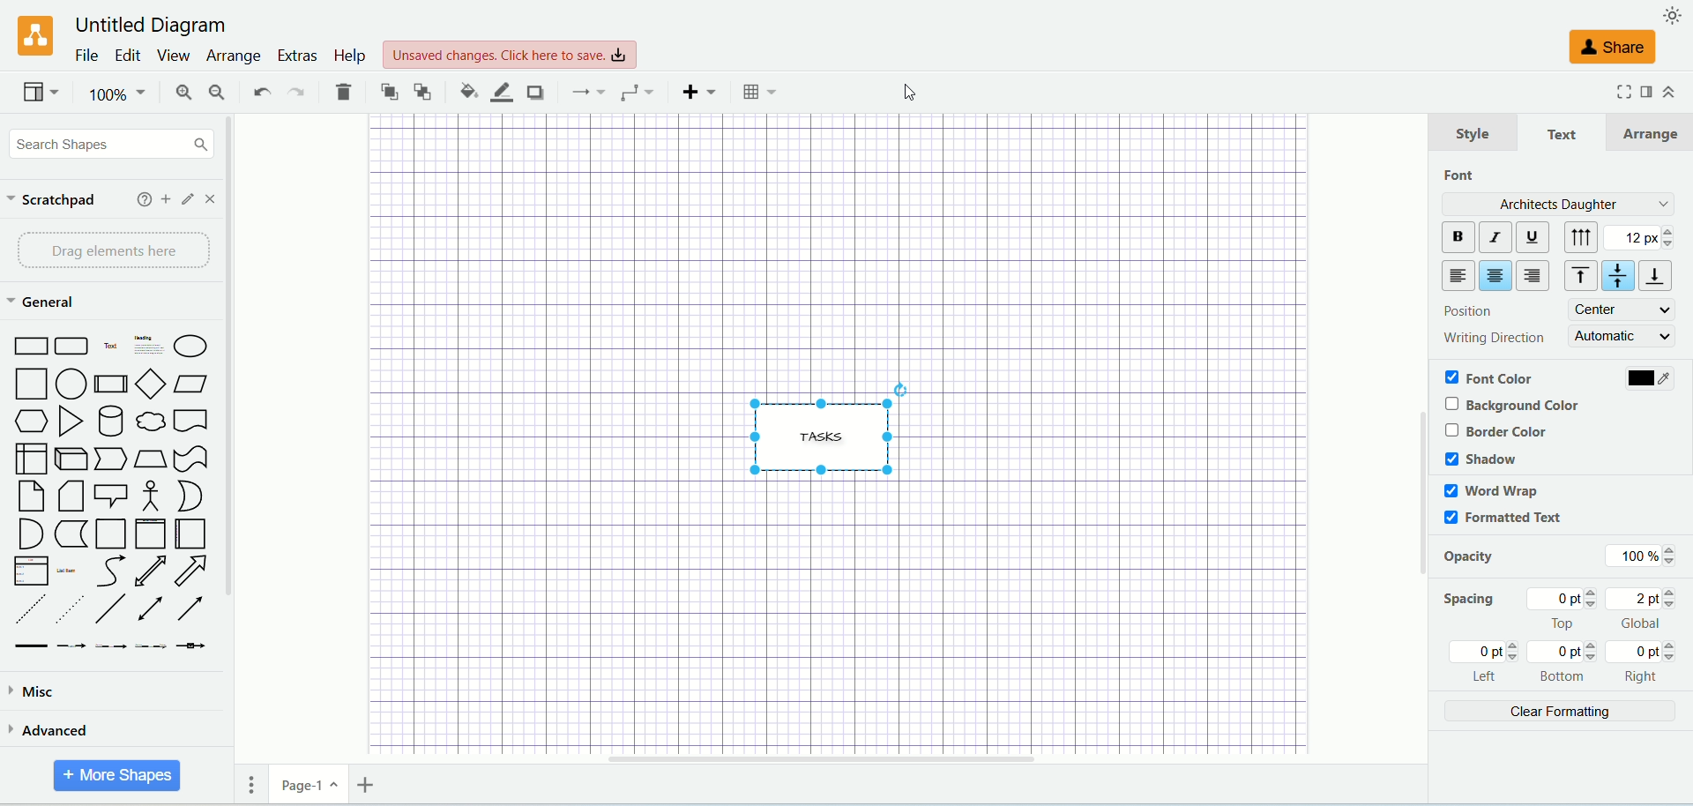 This screenshot has height=806, width=1693. I want to click on position, so click(1465, 310).